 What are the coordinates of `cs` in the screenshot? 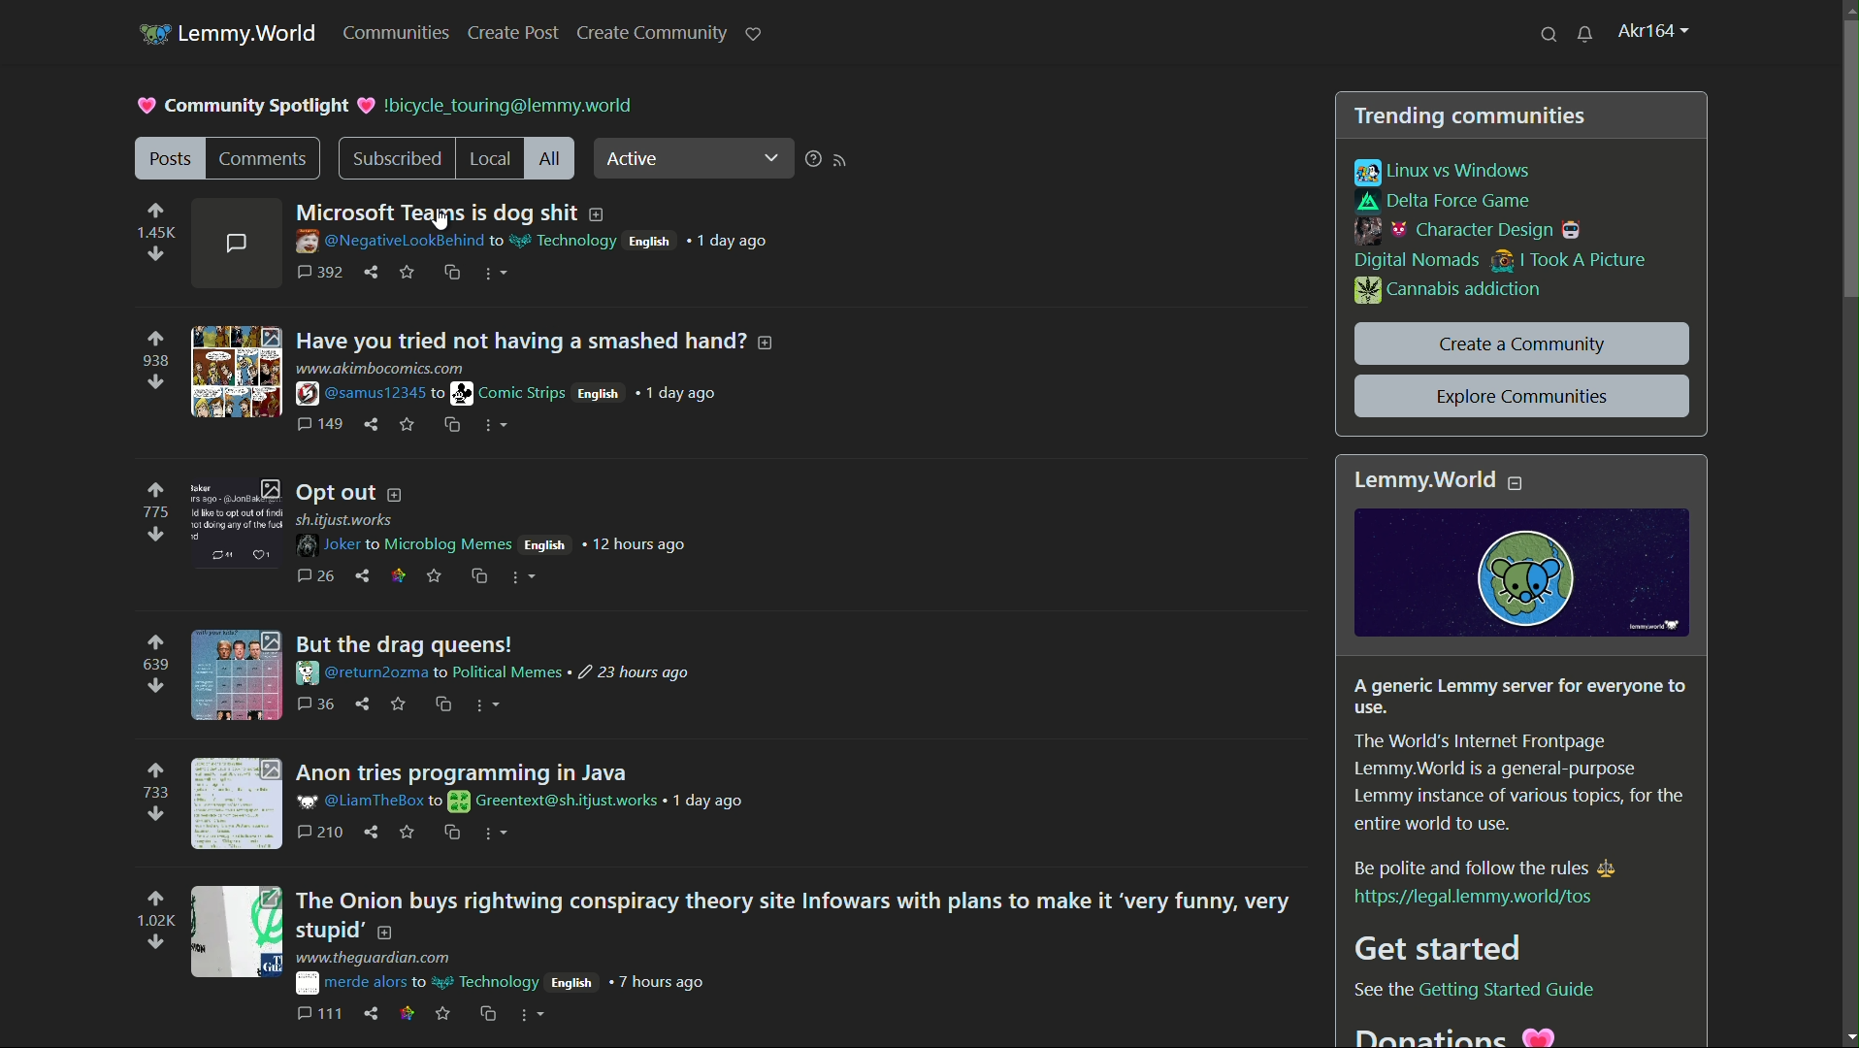 It's located at (453, 832).